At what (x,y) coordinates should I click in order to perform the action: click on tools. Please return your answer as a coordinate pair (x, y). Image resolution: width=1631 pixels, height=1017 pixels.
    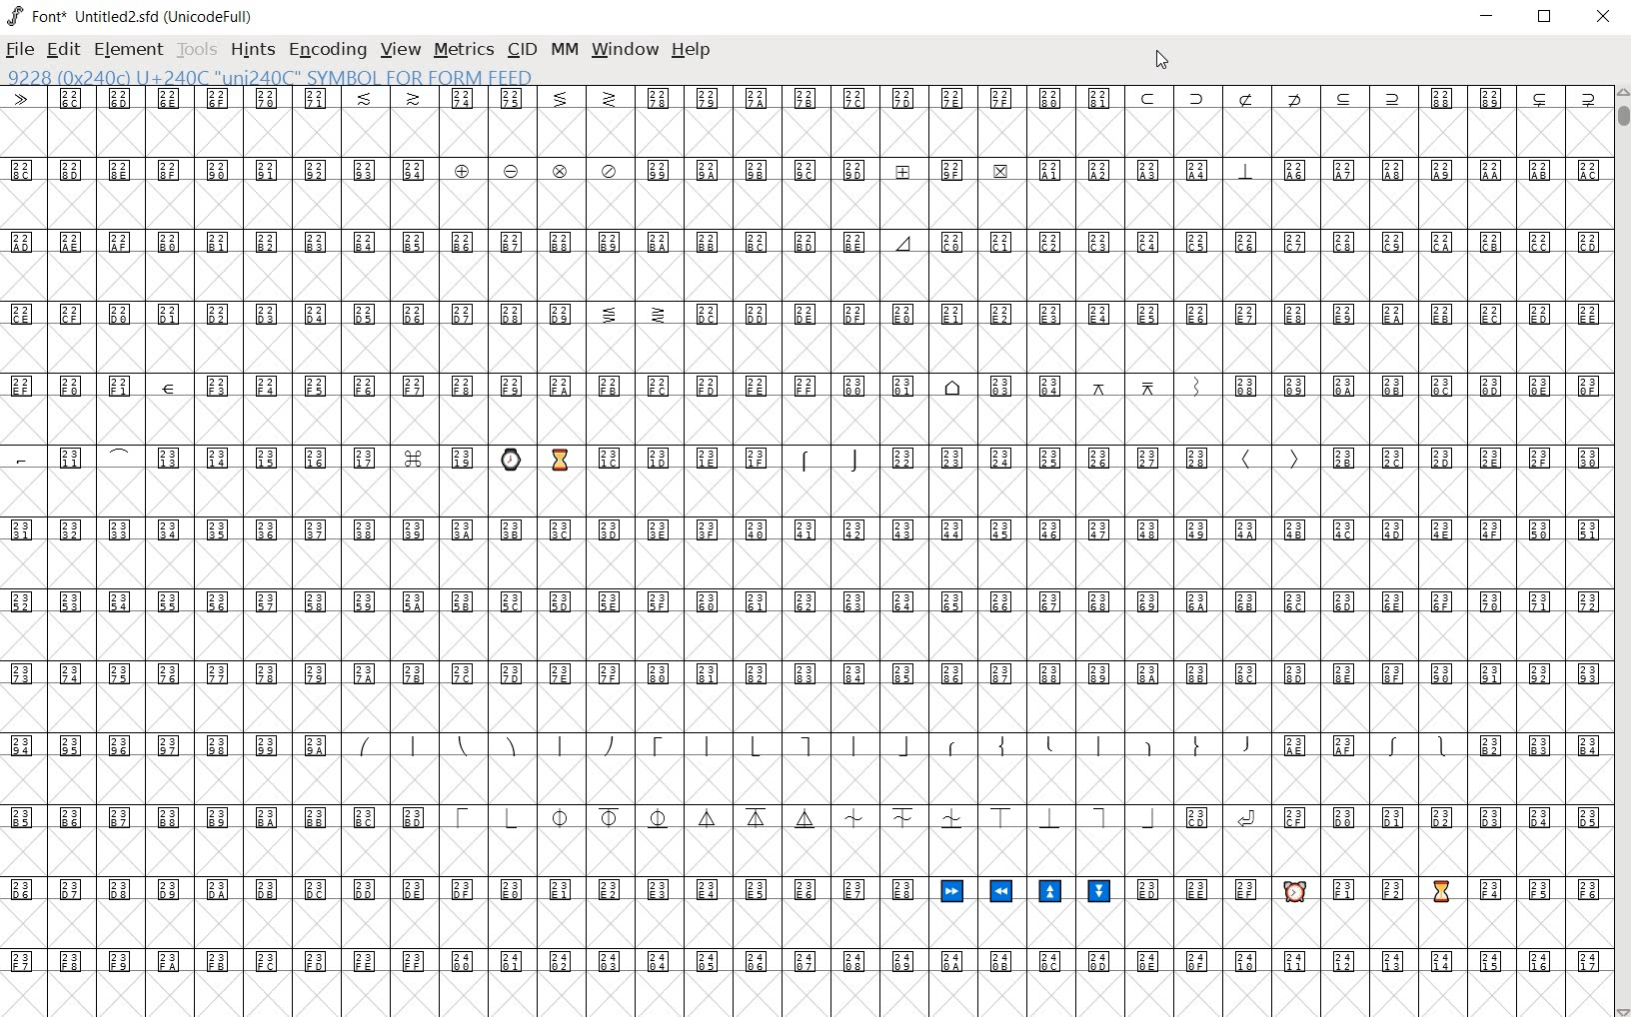
    Looking at the image, I should click on (196, 52).